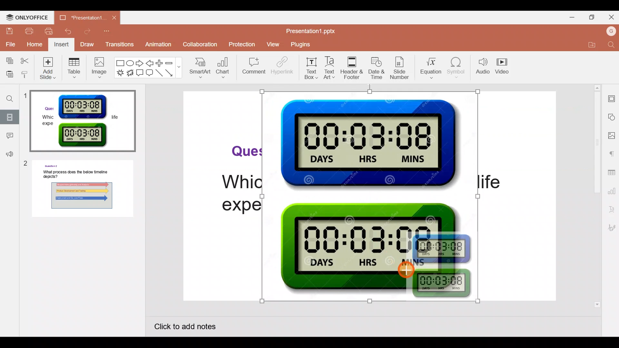 The width and height of the screenshot is (619, 348). I want to click on Line, so click(159, 73).